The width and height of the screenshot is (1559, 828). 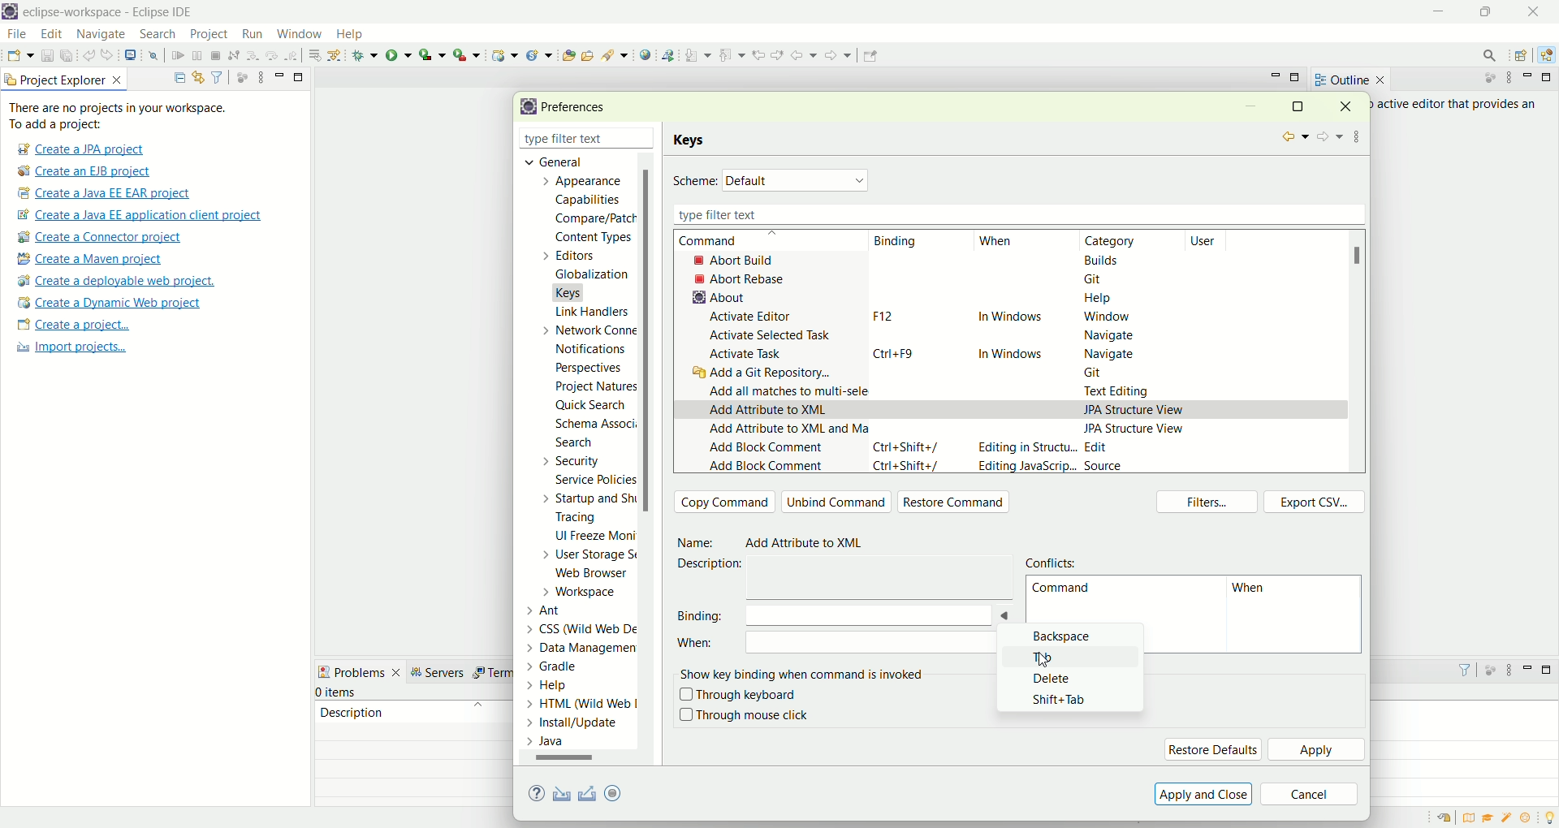 I want to click on overview, so click(x=1472, y=817).